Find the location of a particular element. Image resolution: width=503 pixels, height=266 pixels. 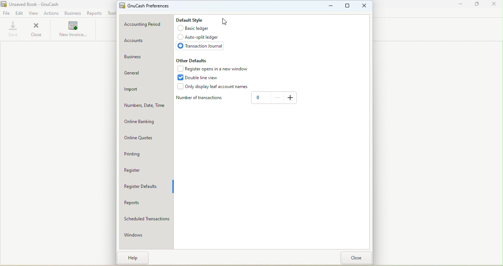

Printing is located at coordinates (146, 155).